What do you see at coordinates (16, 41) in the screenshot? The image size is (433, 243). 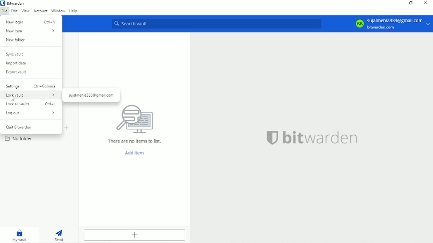 I see `New folder` at bounding box center [16, 41].